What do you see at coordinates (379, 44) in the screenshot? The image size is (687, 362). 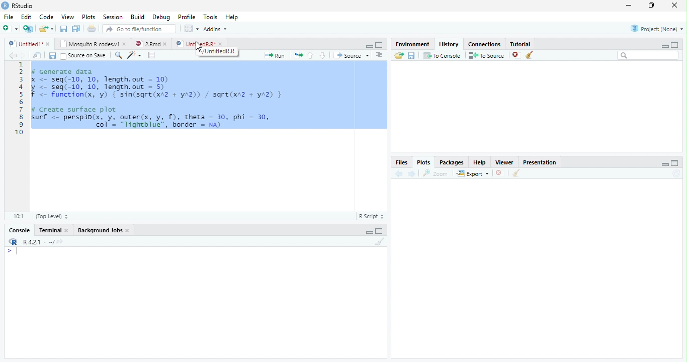 I see `Maximixe` at bounding box center [379, 44].